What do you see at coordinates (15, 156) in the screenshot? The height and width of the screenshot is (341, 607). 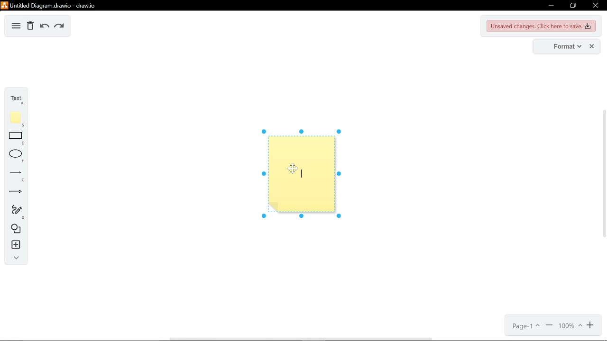 I see `ellipse` at bounding box center [15, 156].